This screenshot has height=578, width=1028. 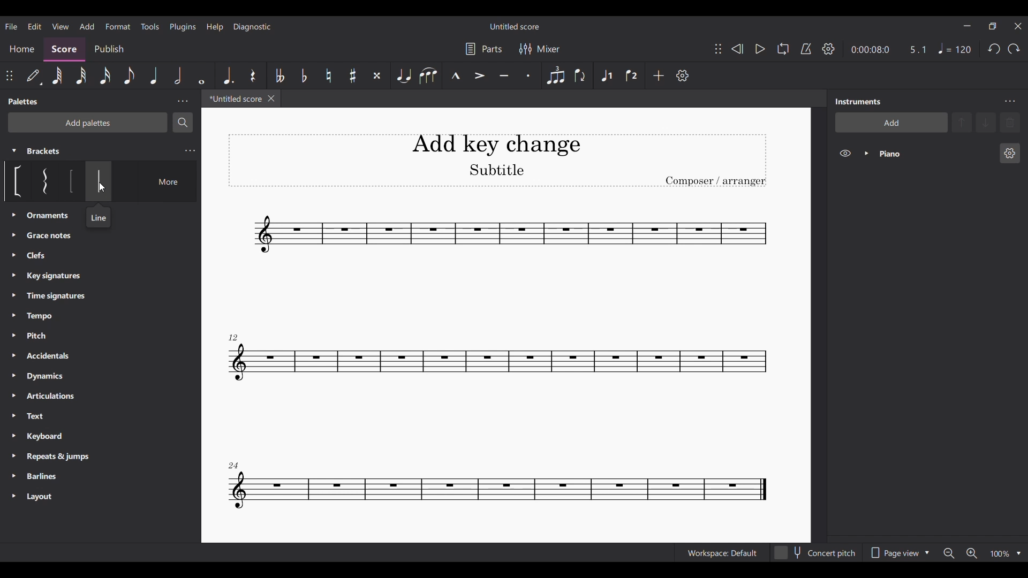 I want to click on Show interface in a smaller tab, so click(x=993, y=26).